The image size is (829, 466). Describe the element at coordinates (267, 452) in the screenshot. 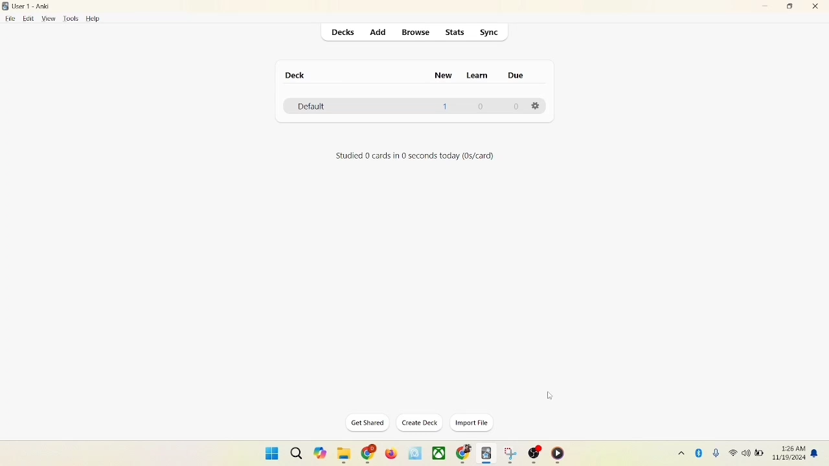

I see `window` at that location.